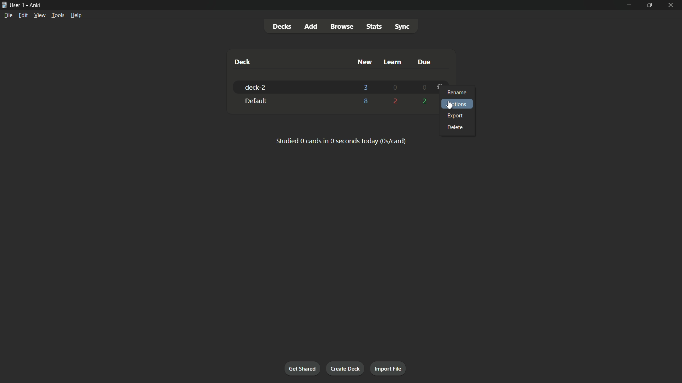 This screenshot has width=682, height=383. Describe the element at coordinates (23, 15) in the screenshot. I see `edit menu` at that location.